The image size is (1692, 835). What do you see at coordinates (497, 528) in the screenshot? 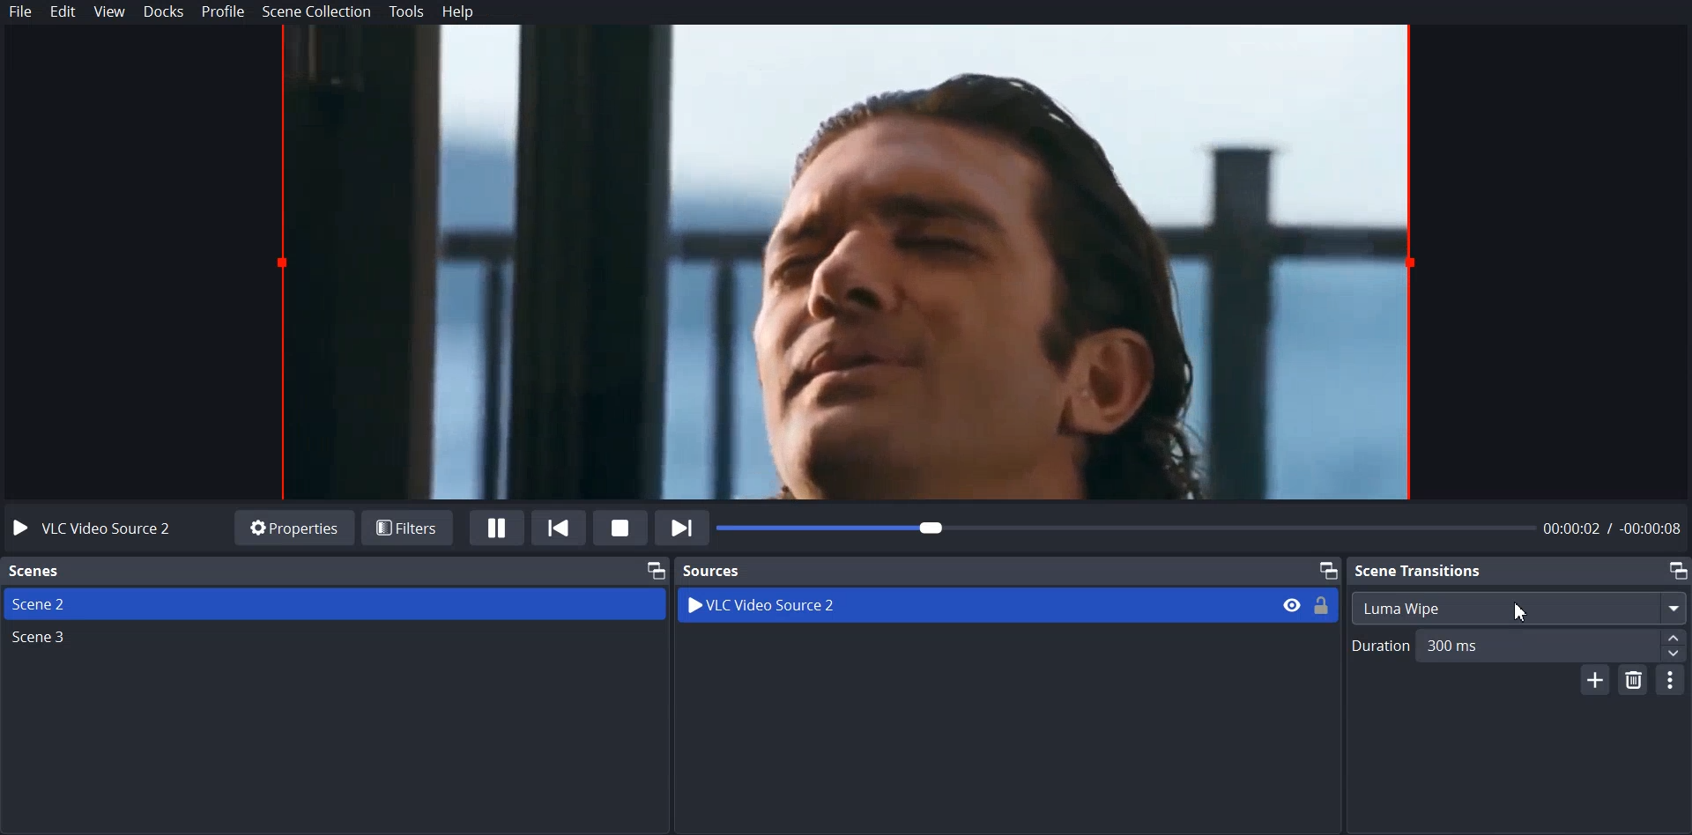
I see `Pause Media` at bounding box center [497, 528].